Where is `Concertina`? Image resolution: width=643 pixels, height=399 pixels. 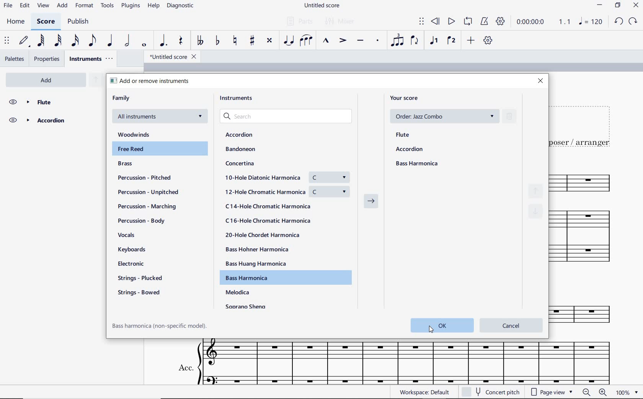
Concertina is located at coordinates (240, 164).